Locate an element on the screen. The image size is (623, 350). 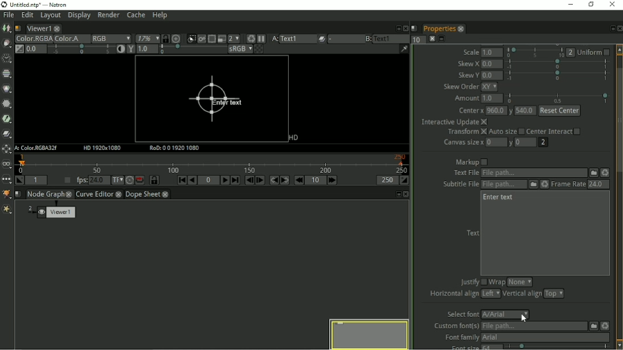
Enable the region of interest that limit the portion of the viewer that is kept updated. is located at coordinates (212, 38).